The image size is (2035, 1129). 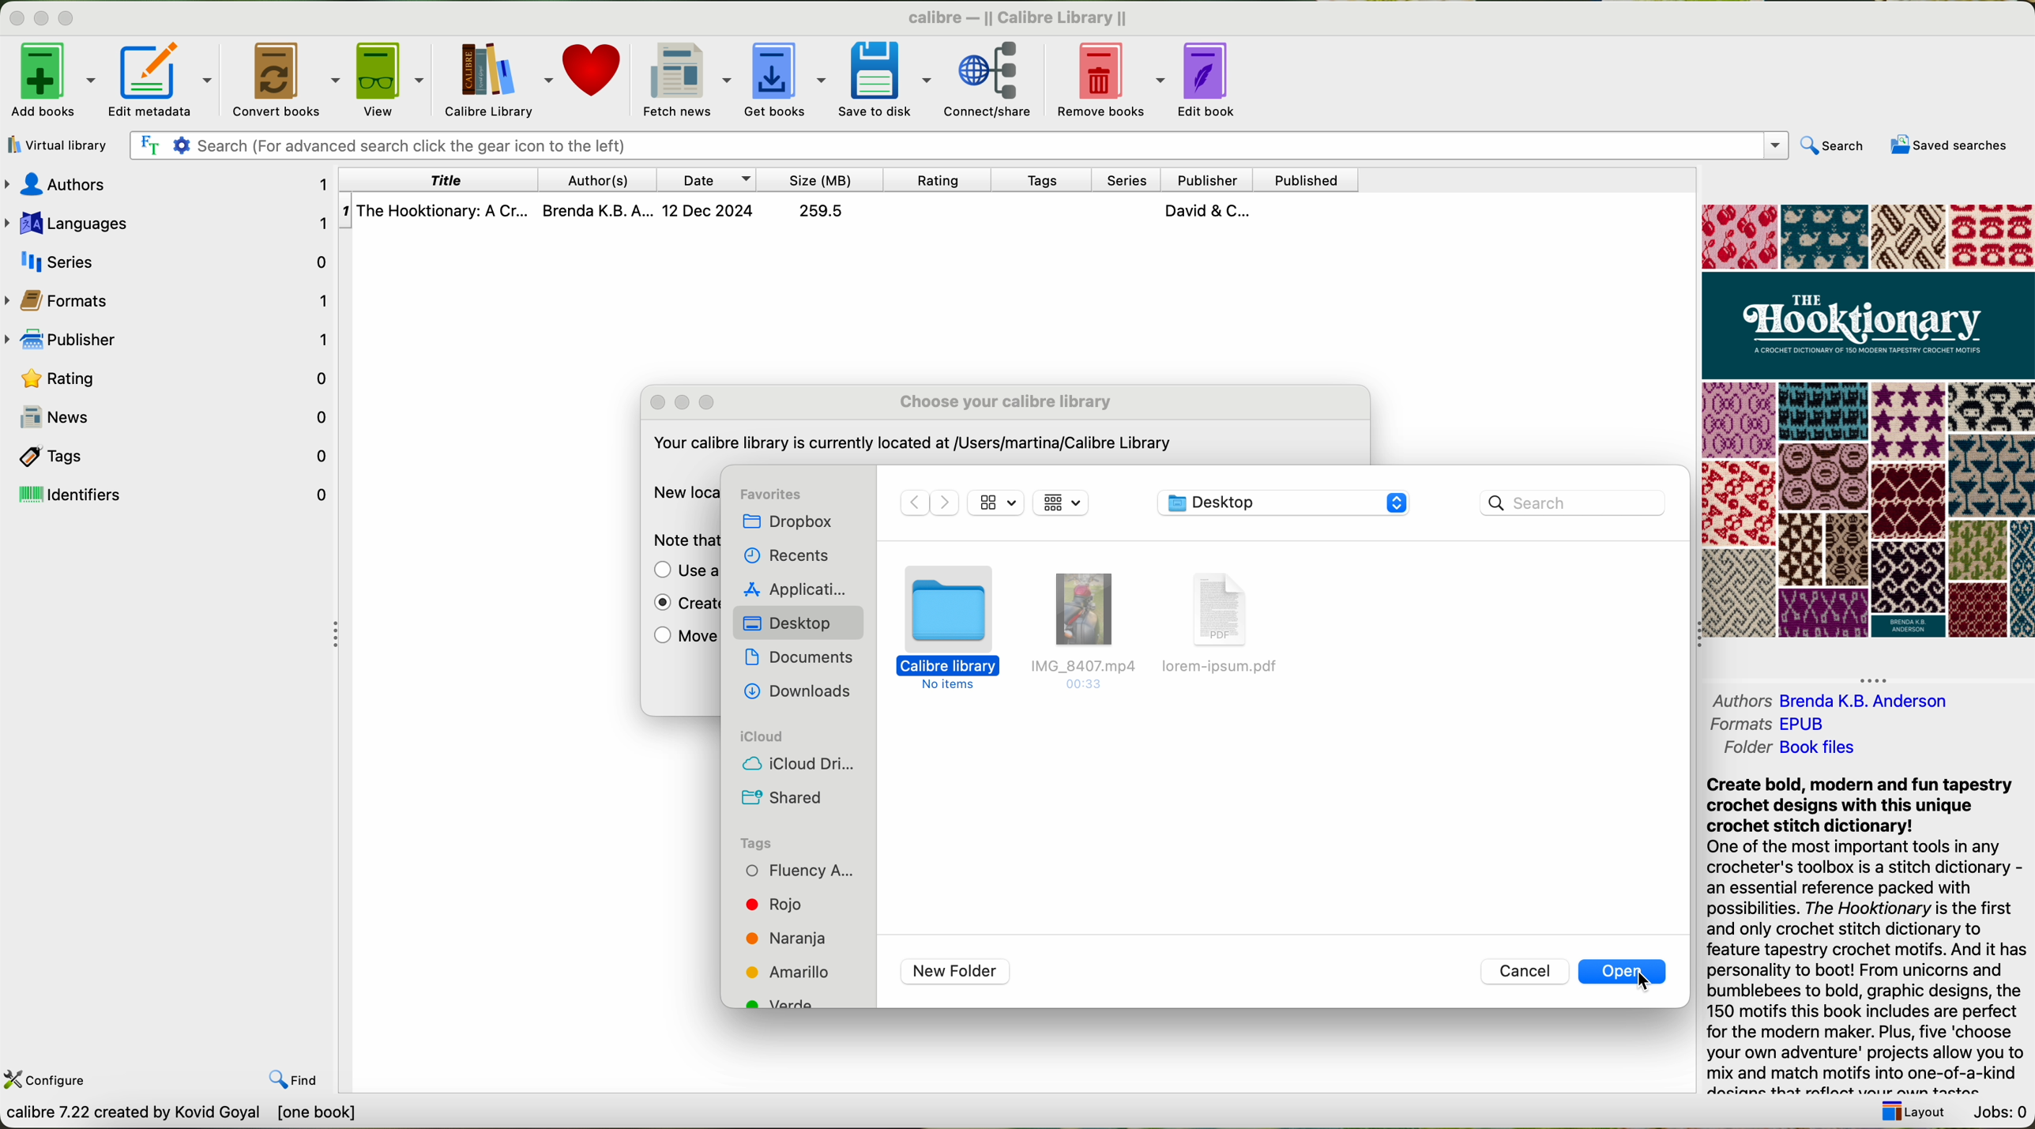 What do you see at coordinates (705, 178) in the screenshot?
I see `date` at bounding box center [705, 178].